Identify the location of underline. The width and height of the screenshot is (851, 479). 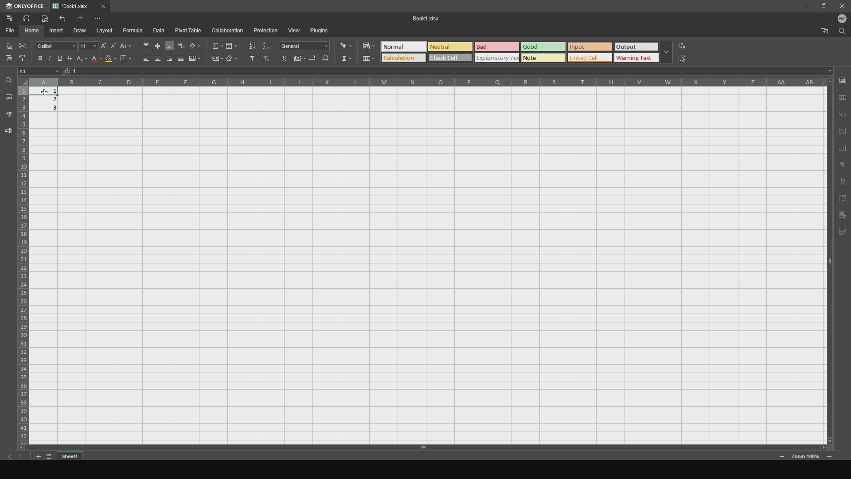
(62, 59).